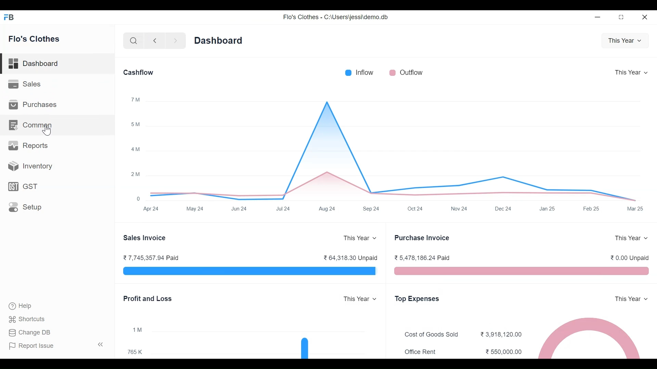 This screenshot has width=657, height=369. I want to click on Profit and Loss, so click(149, 299).